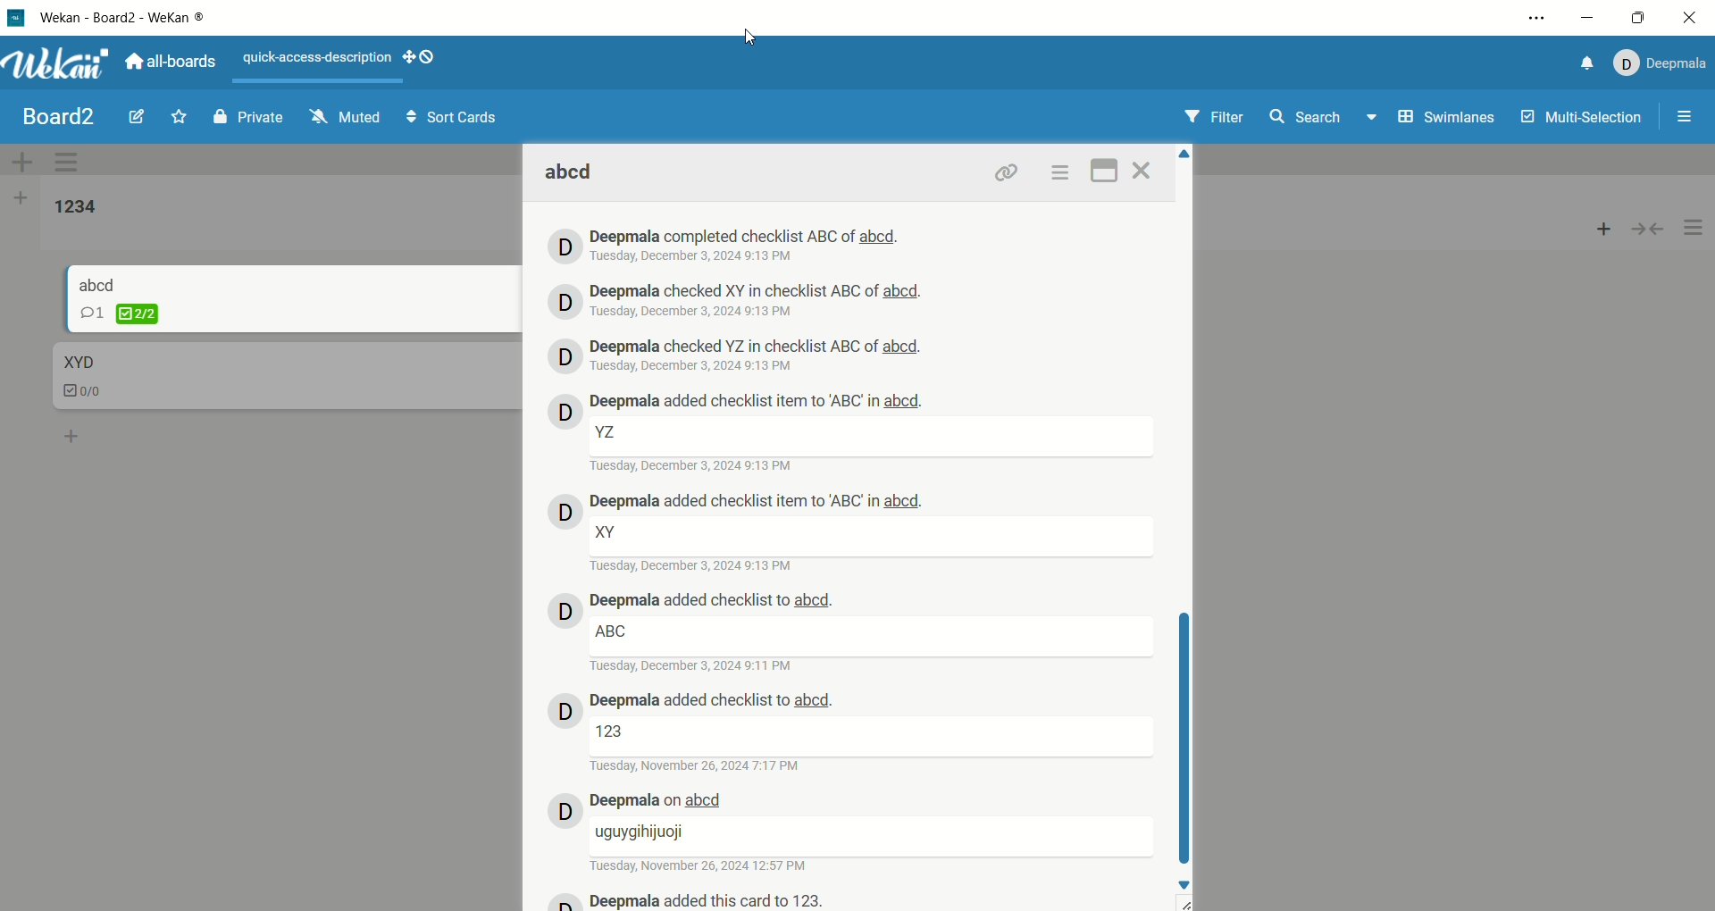 This screenshot has height=911, width=1715. I want to click on date and time, so click(694, 566).